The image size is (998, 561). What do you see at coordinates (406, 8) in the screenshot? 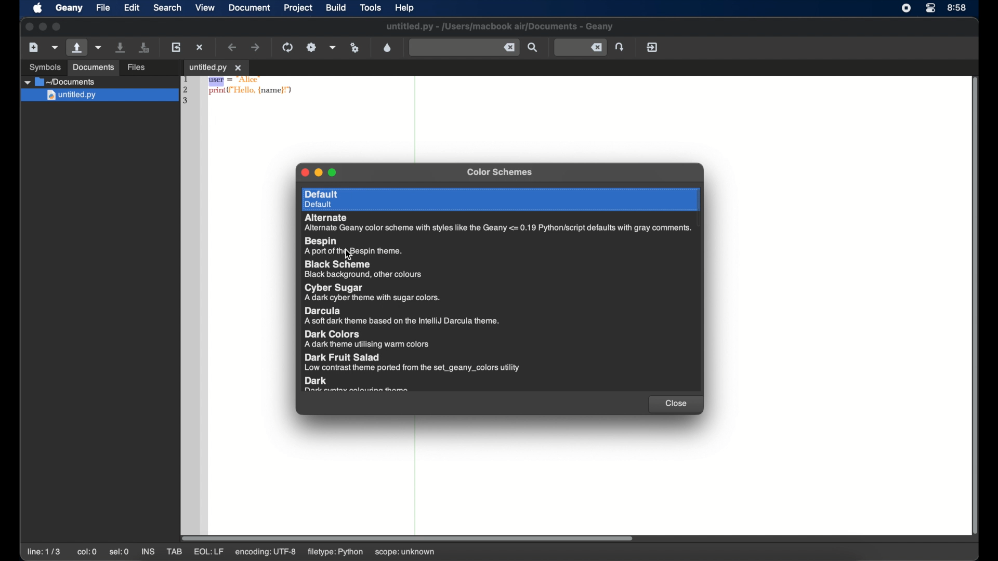
I see `help` at bounding box center [406, 8].